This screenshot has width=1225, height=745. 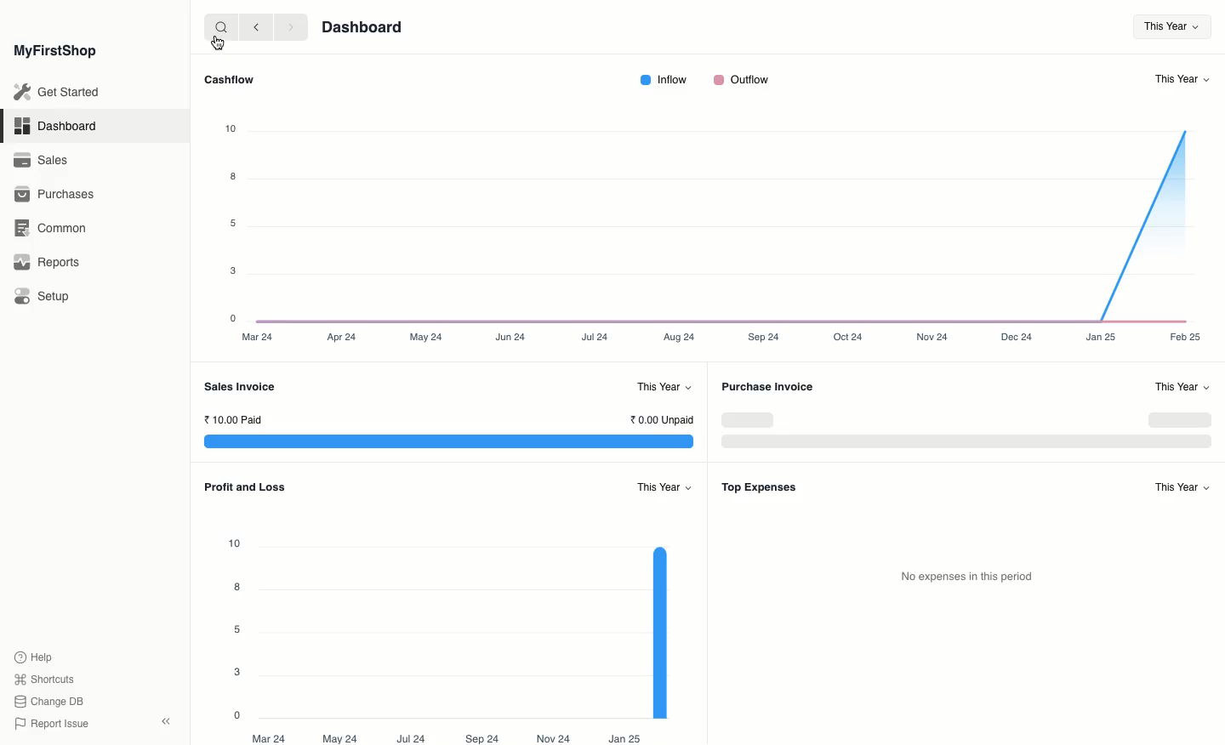 I want to click on 3, so click(x=240, y=672).